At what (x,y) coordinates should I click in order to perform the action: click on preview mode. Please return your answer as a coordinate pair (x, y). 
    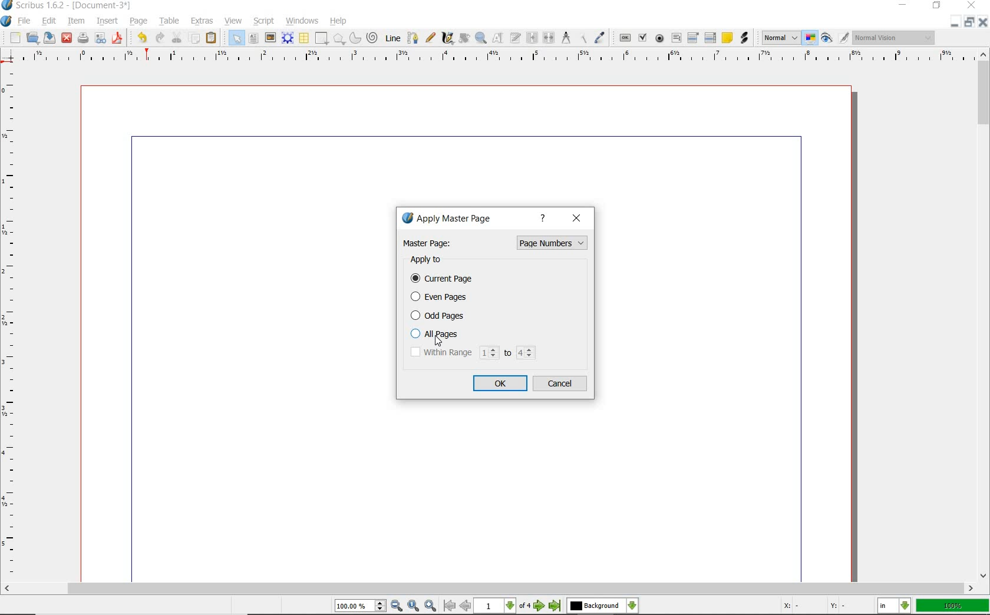
    Looking at the image, I should click on (828, 38).